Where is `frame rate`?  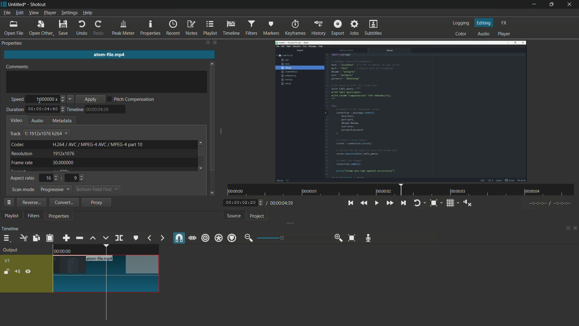
frame rate is located at coordinates (22, 163).